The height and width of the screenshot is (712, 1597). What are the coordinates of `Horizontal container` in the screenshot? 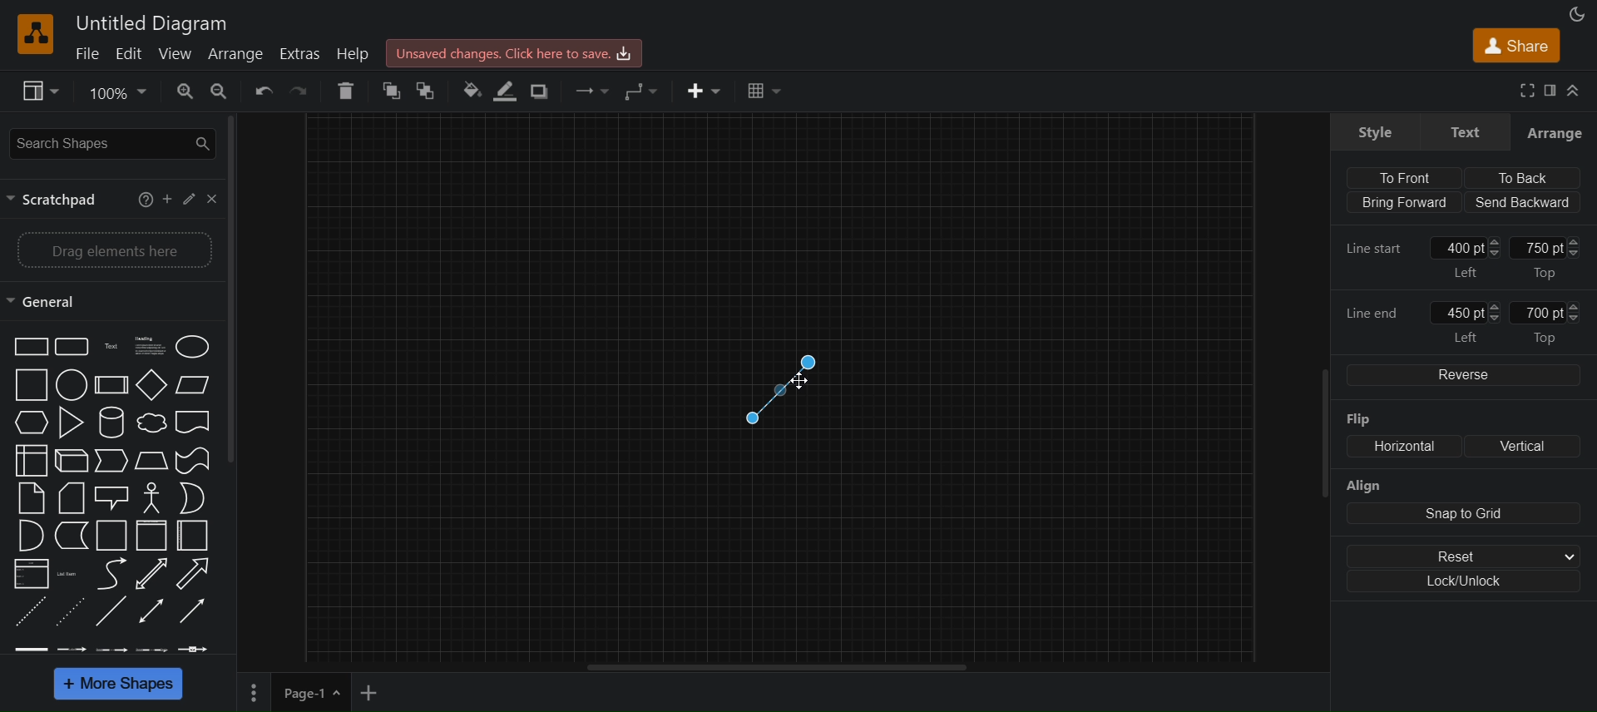 It's located at (196, 536).